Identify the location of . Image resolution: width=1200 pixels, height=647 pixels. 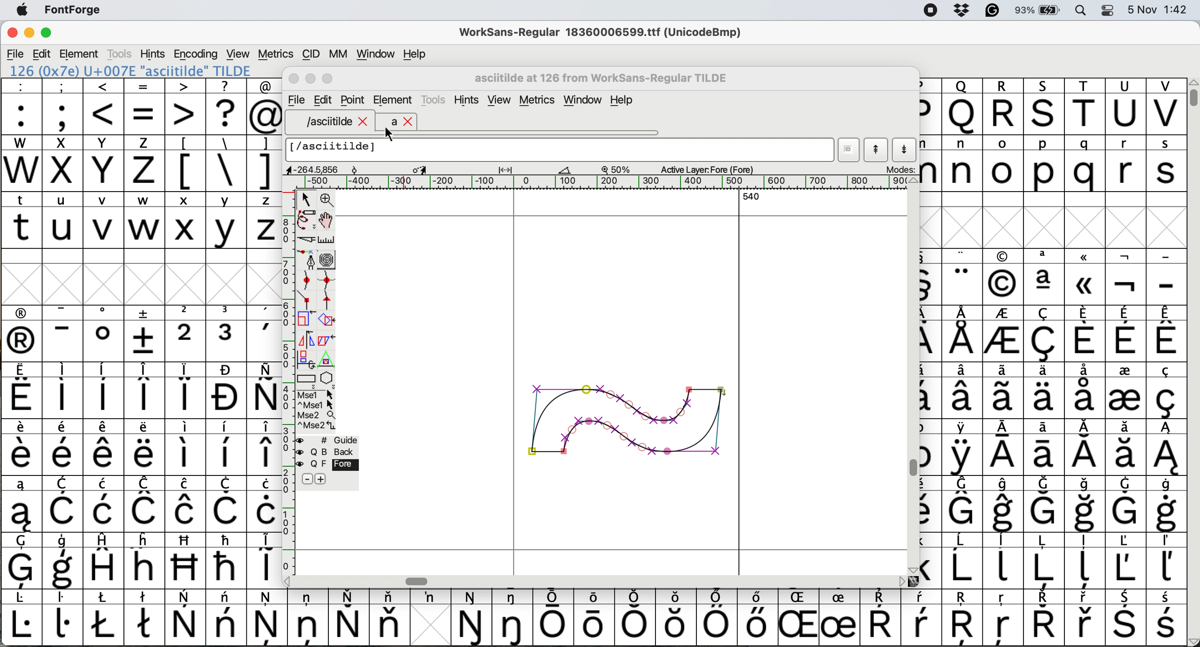
(801, 617).